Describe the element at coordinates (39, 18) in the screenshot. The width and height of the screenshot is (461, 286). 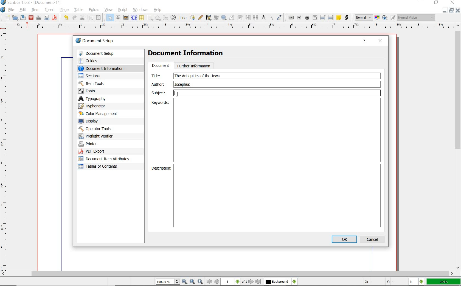
I see `print` at that location.